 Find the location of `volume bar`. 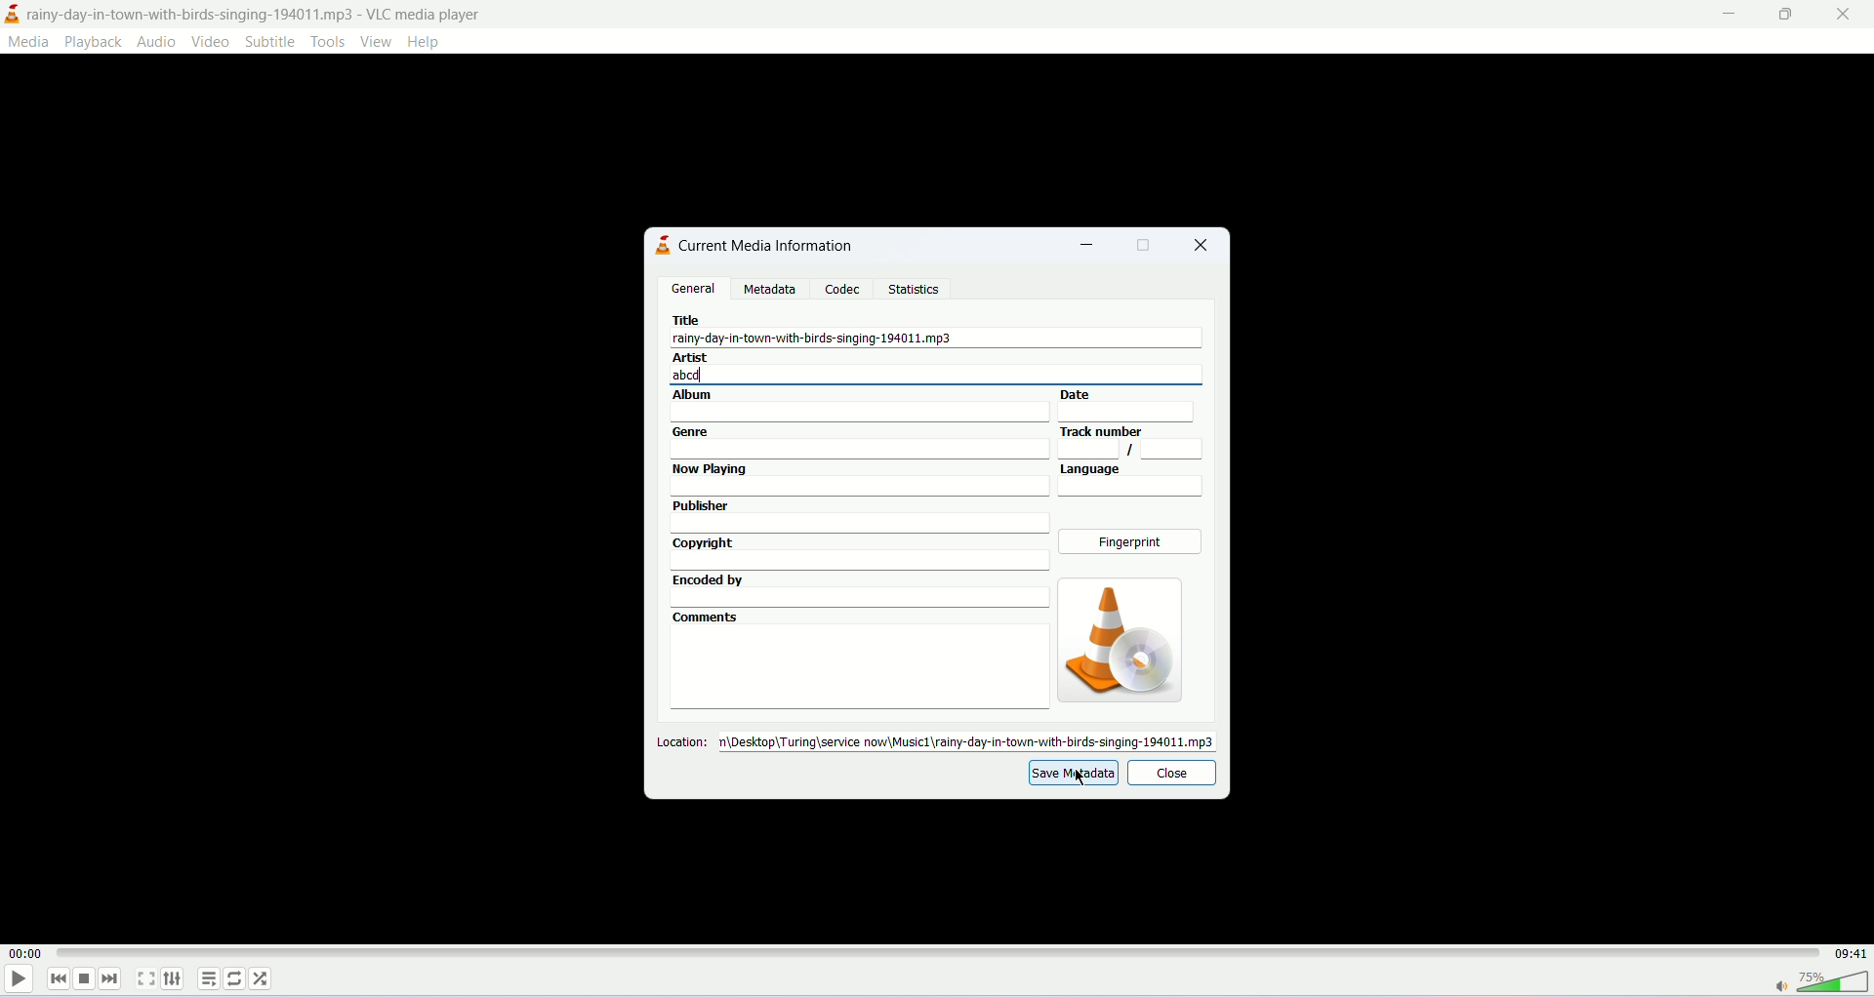

volume bar is located at coordinates (1816, 983).